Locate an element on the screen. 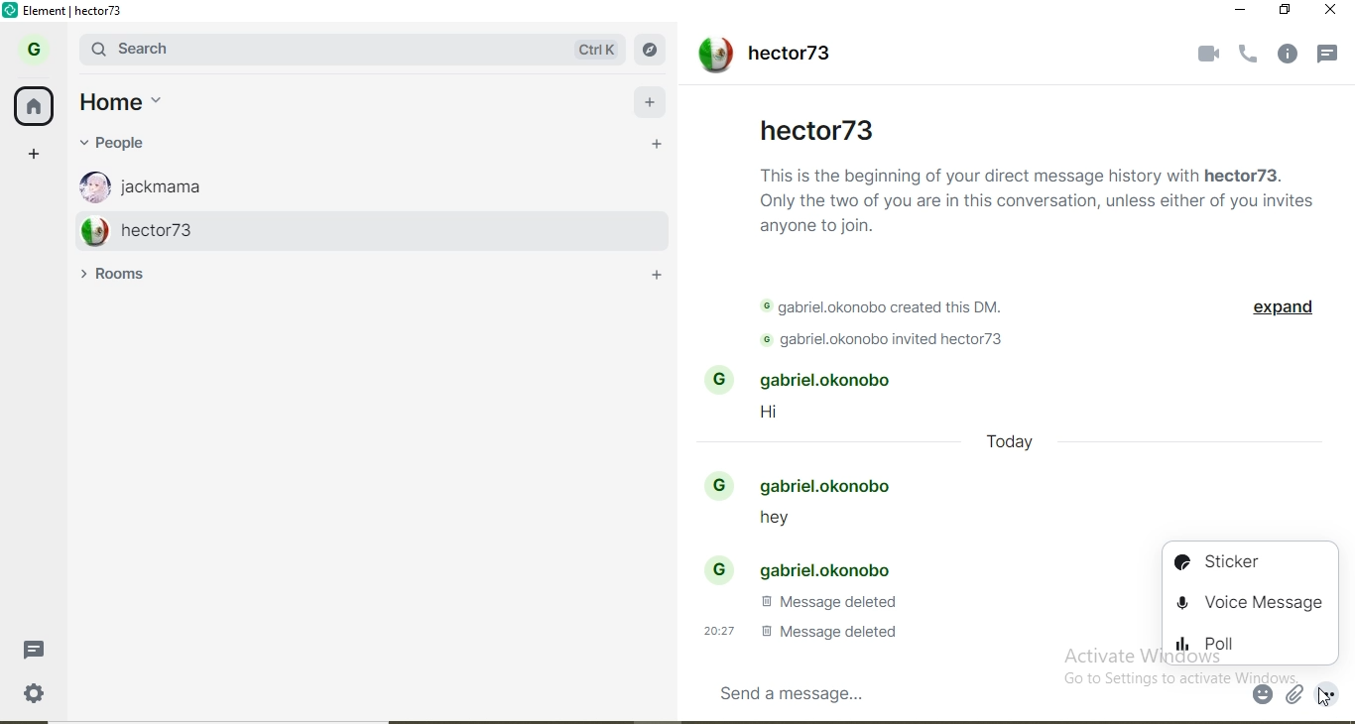 The image size is (1355, 724). home is located at coordinates (136, 103).